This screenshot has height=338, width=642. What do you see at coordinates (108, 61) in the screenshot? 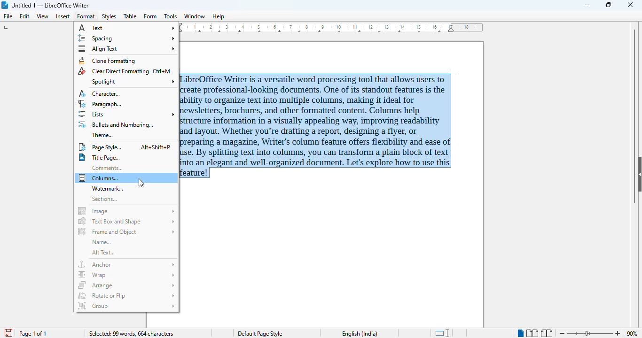
I see `clone formatting` at bounding box center [108, 61].